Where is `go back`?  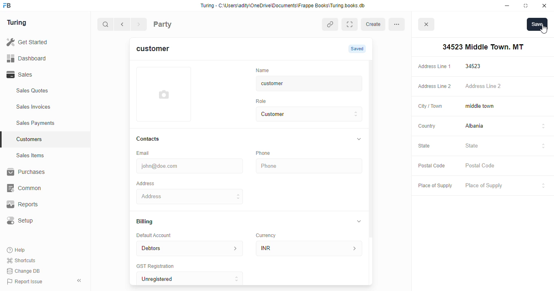 go back is located at coordinates (124, 25).